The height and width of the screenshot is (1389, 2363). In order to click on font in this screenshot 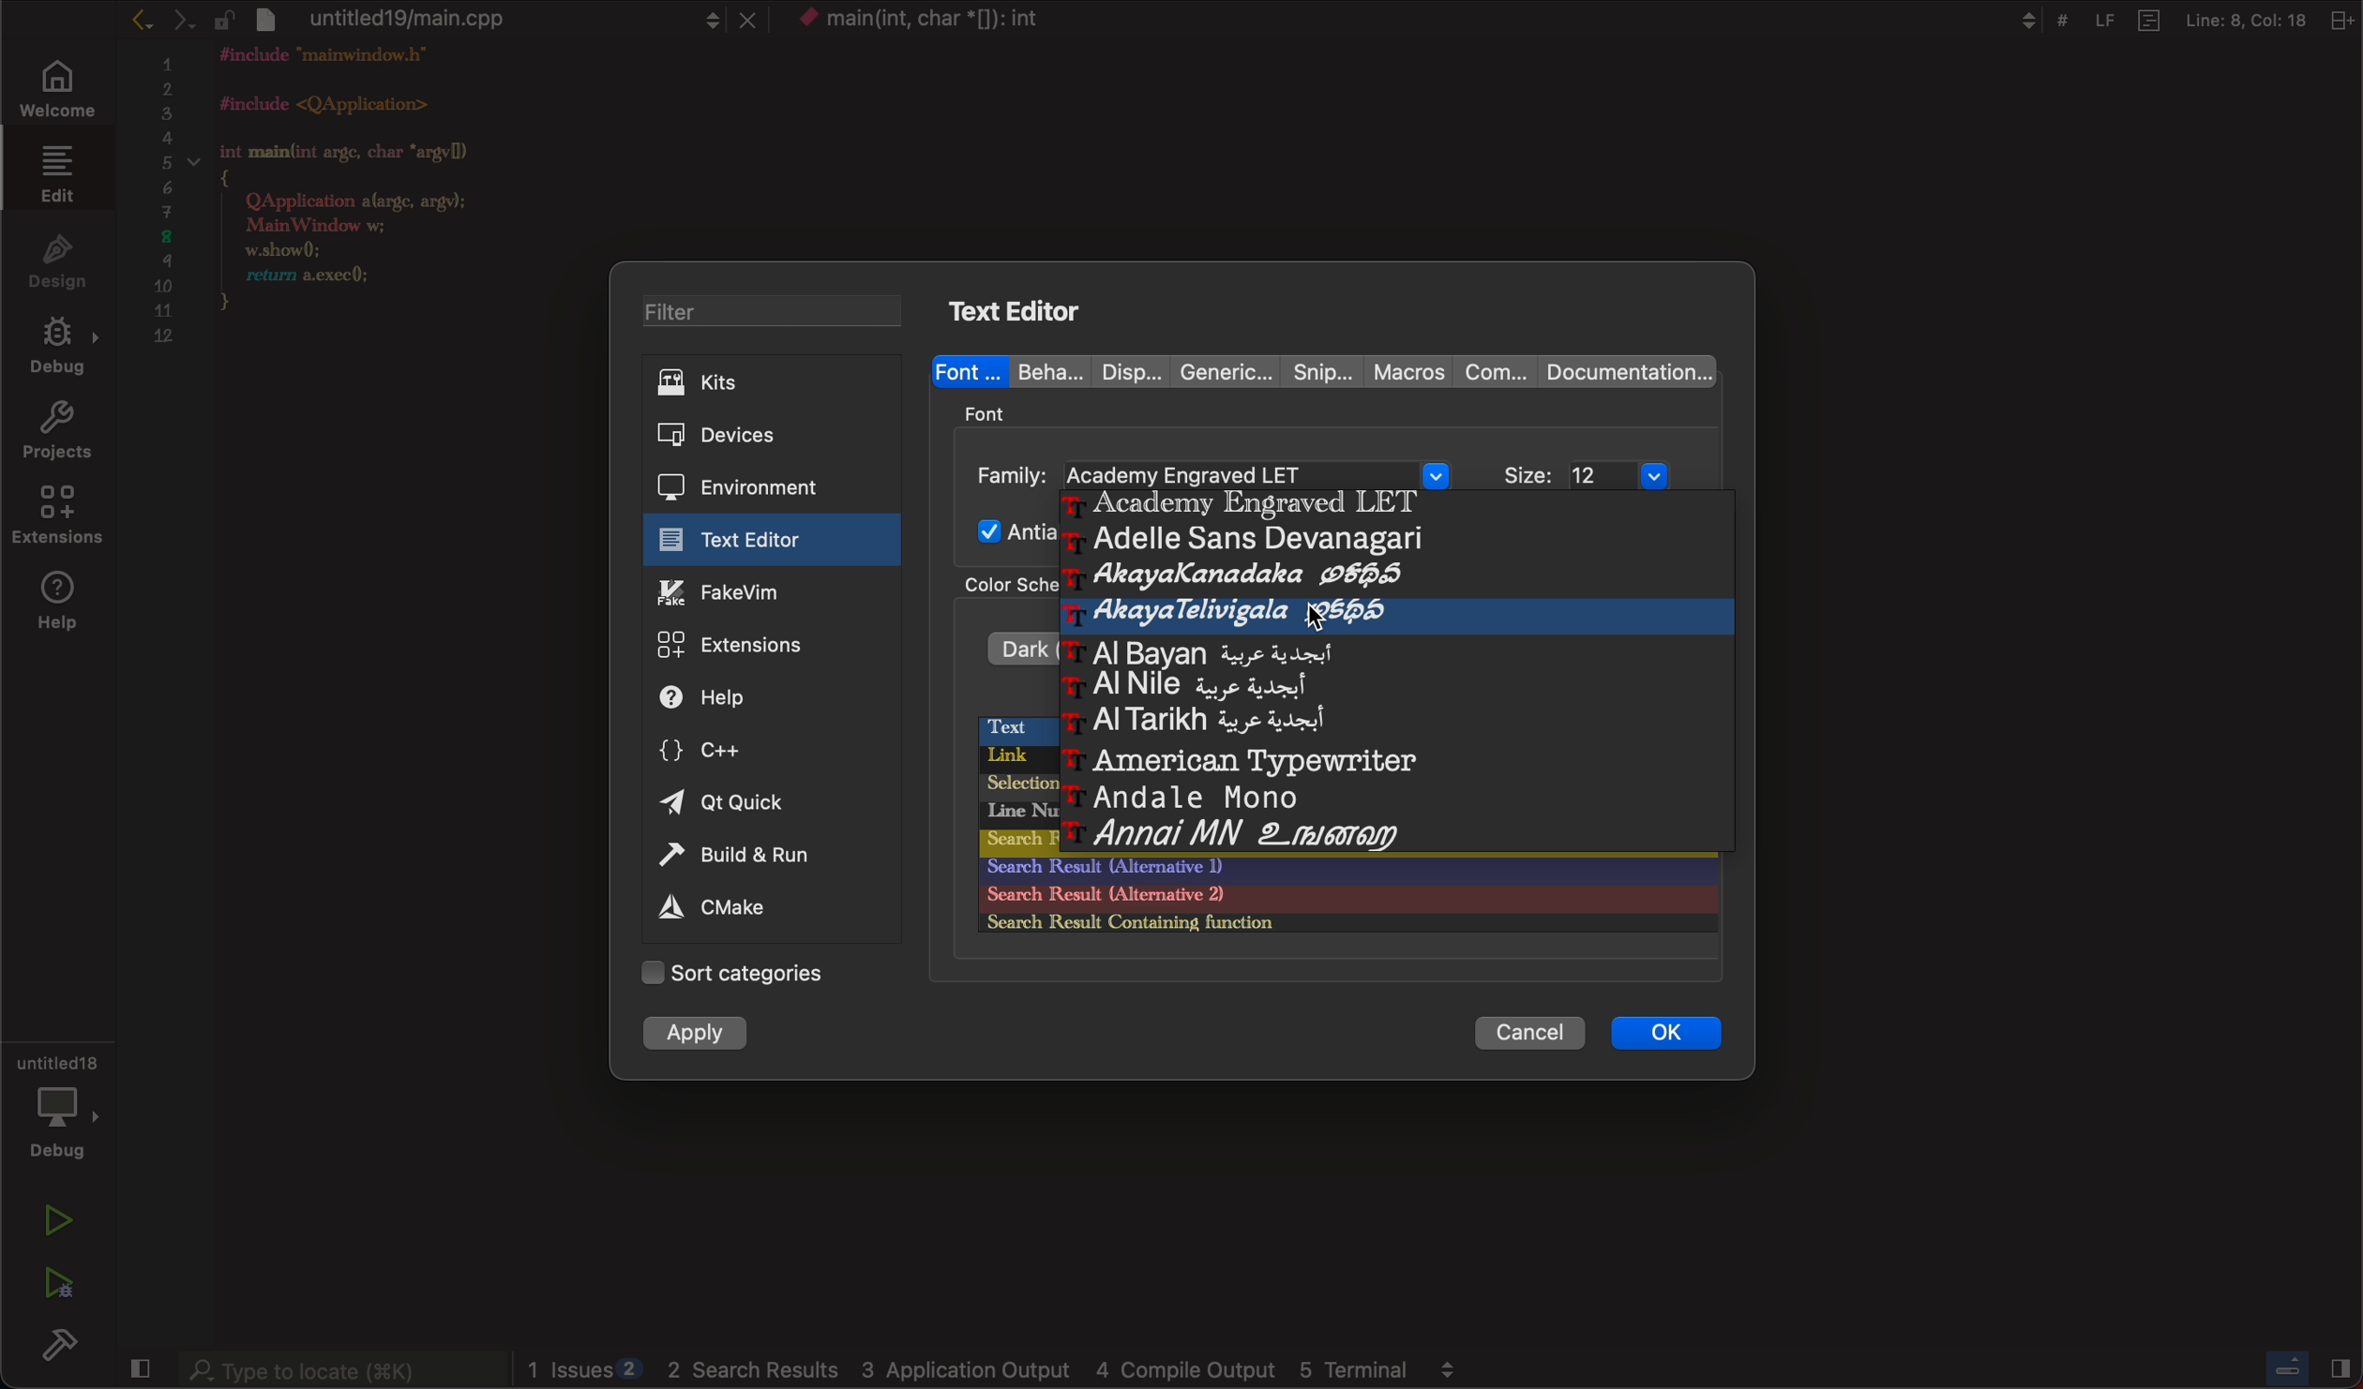, I will do `click(991, 411)`.